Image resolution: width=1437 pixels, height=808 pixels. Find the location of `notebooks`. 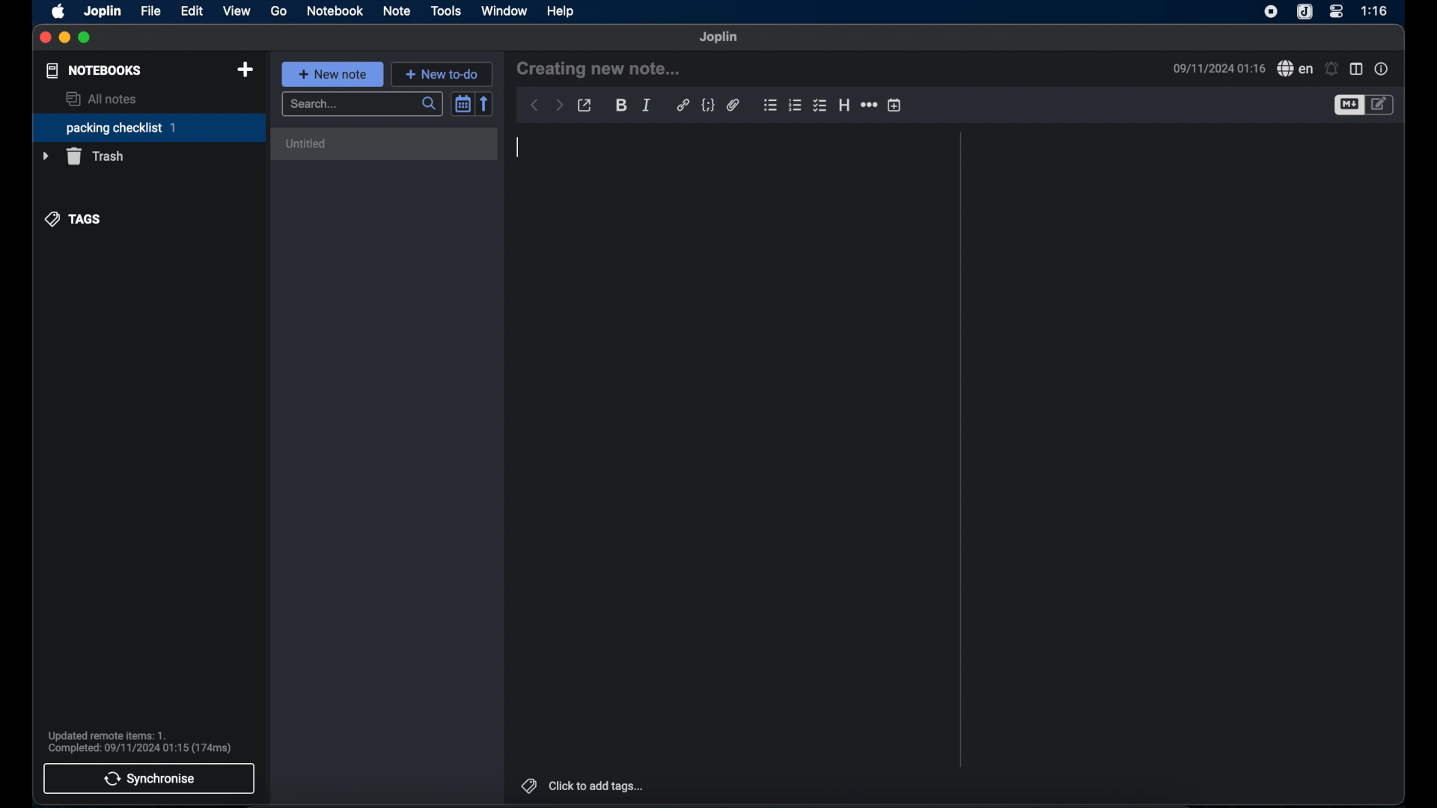

notebooks is located at coordinates (94, 70).